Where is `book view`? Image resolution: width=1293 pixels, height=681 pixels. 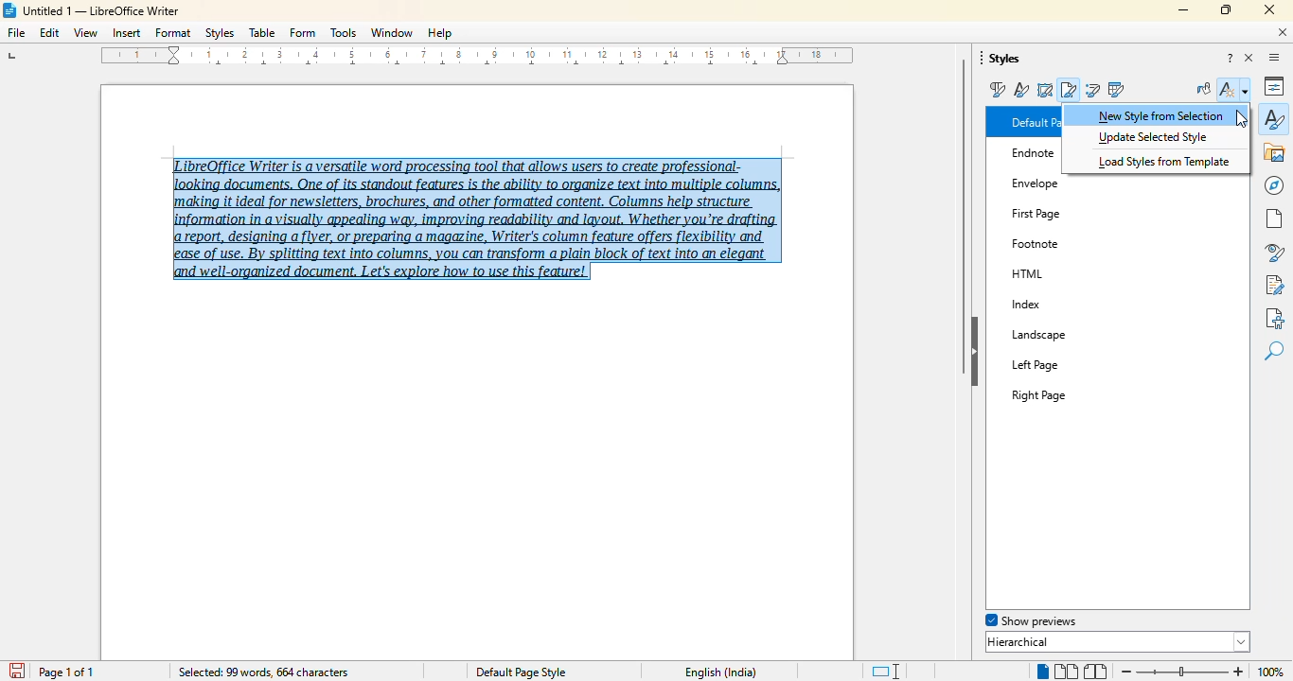 book view is located at coordinates (1095, 672).